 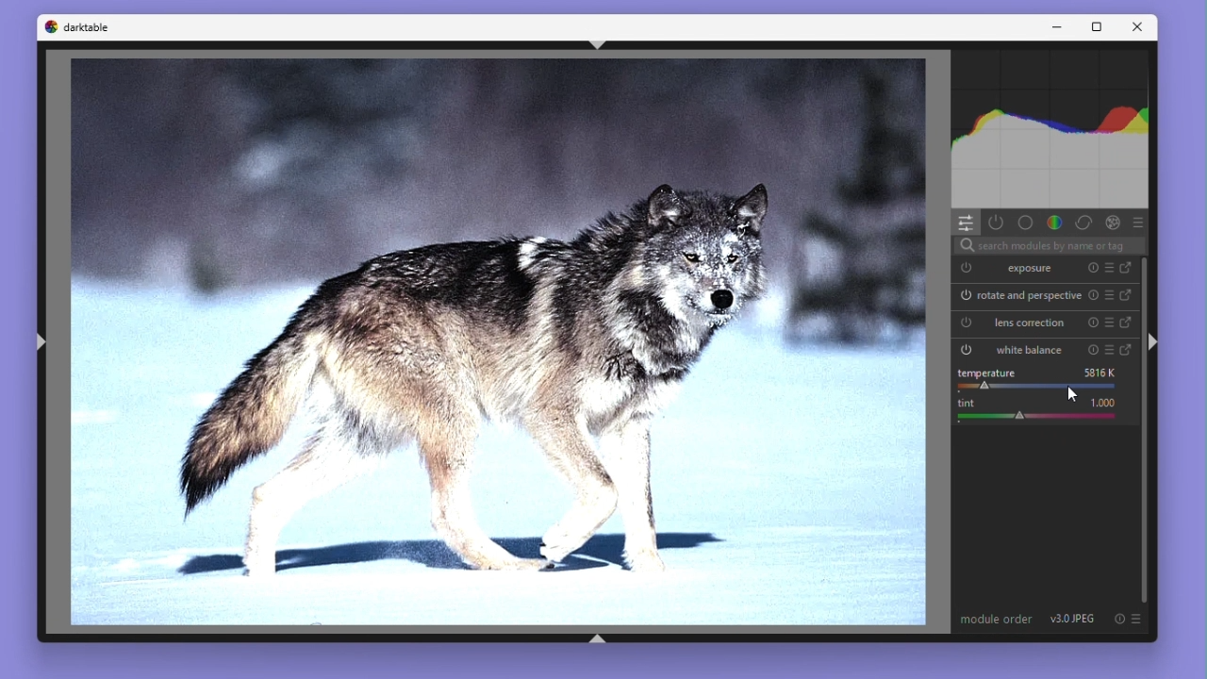 I want to click on Go to full version of exposure module, so click(x=1129, y=268).